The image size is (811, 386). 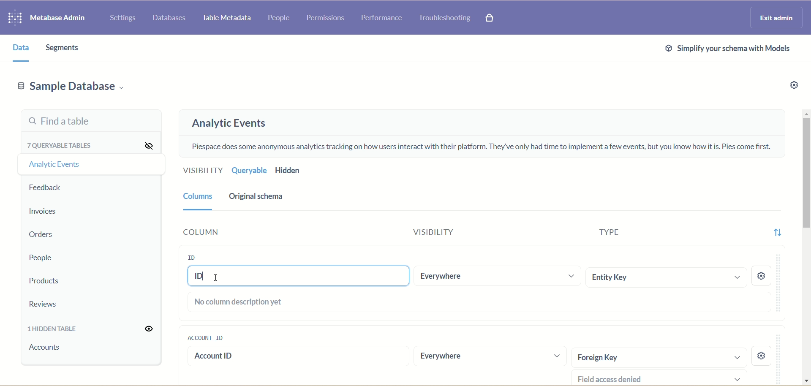 I want to click on Vertical scroll bar, so click(x=805, y=247).